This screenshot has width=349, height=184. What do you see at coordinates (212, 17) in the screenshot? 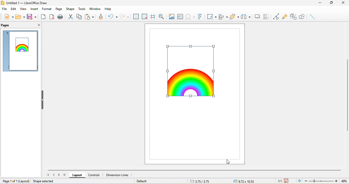
I see `transformation` at bounding box center [212, 17].